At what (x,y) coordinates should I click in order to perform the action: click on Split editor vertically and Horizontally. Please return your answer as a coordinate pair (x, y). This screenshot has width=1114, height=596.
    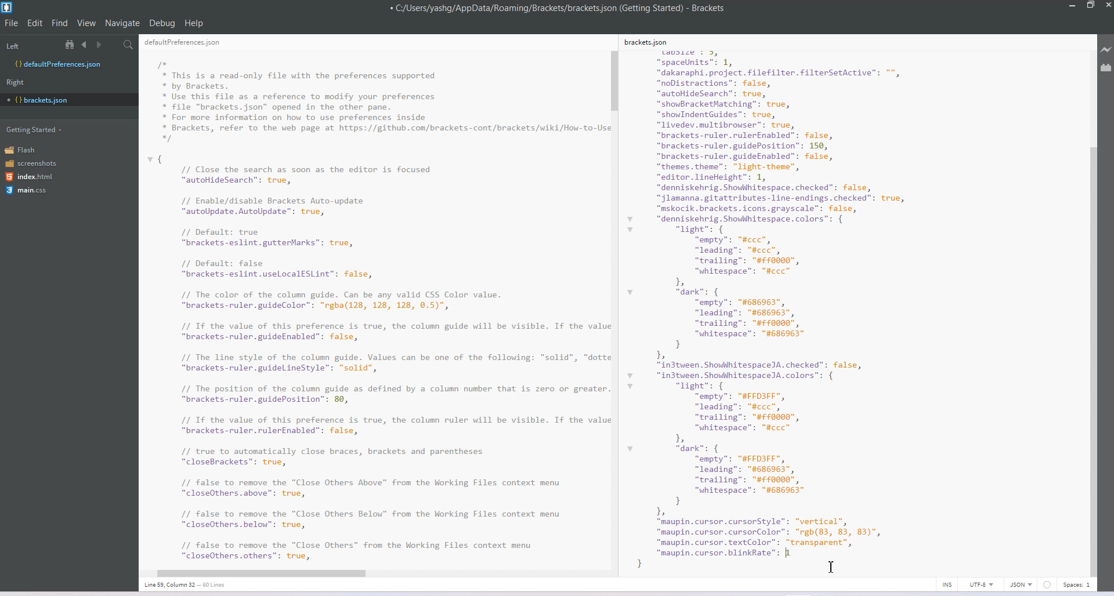
    Looking at the image, I should click on (113, 45).